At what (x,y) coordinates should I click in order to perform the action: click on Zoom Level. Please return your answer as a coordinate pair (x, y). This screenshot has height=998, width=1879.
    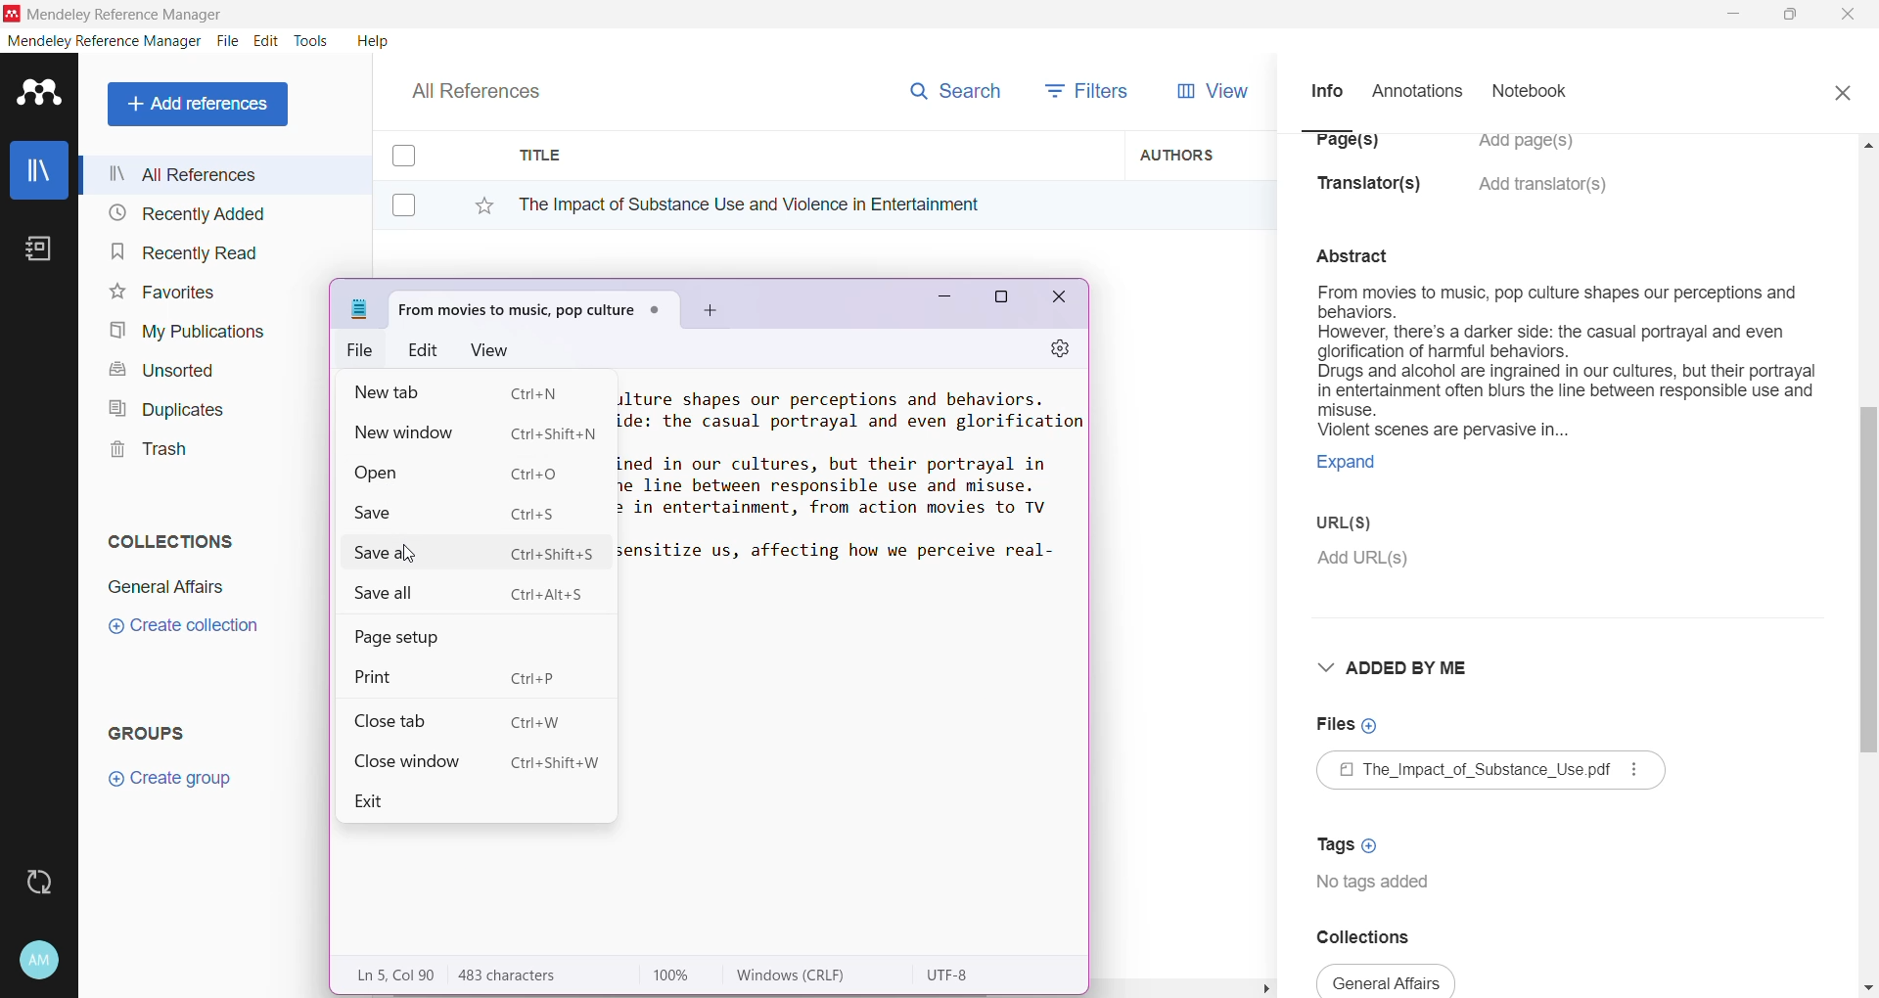
    Looking at the image, I should click on (681, 975).